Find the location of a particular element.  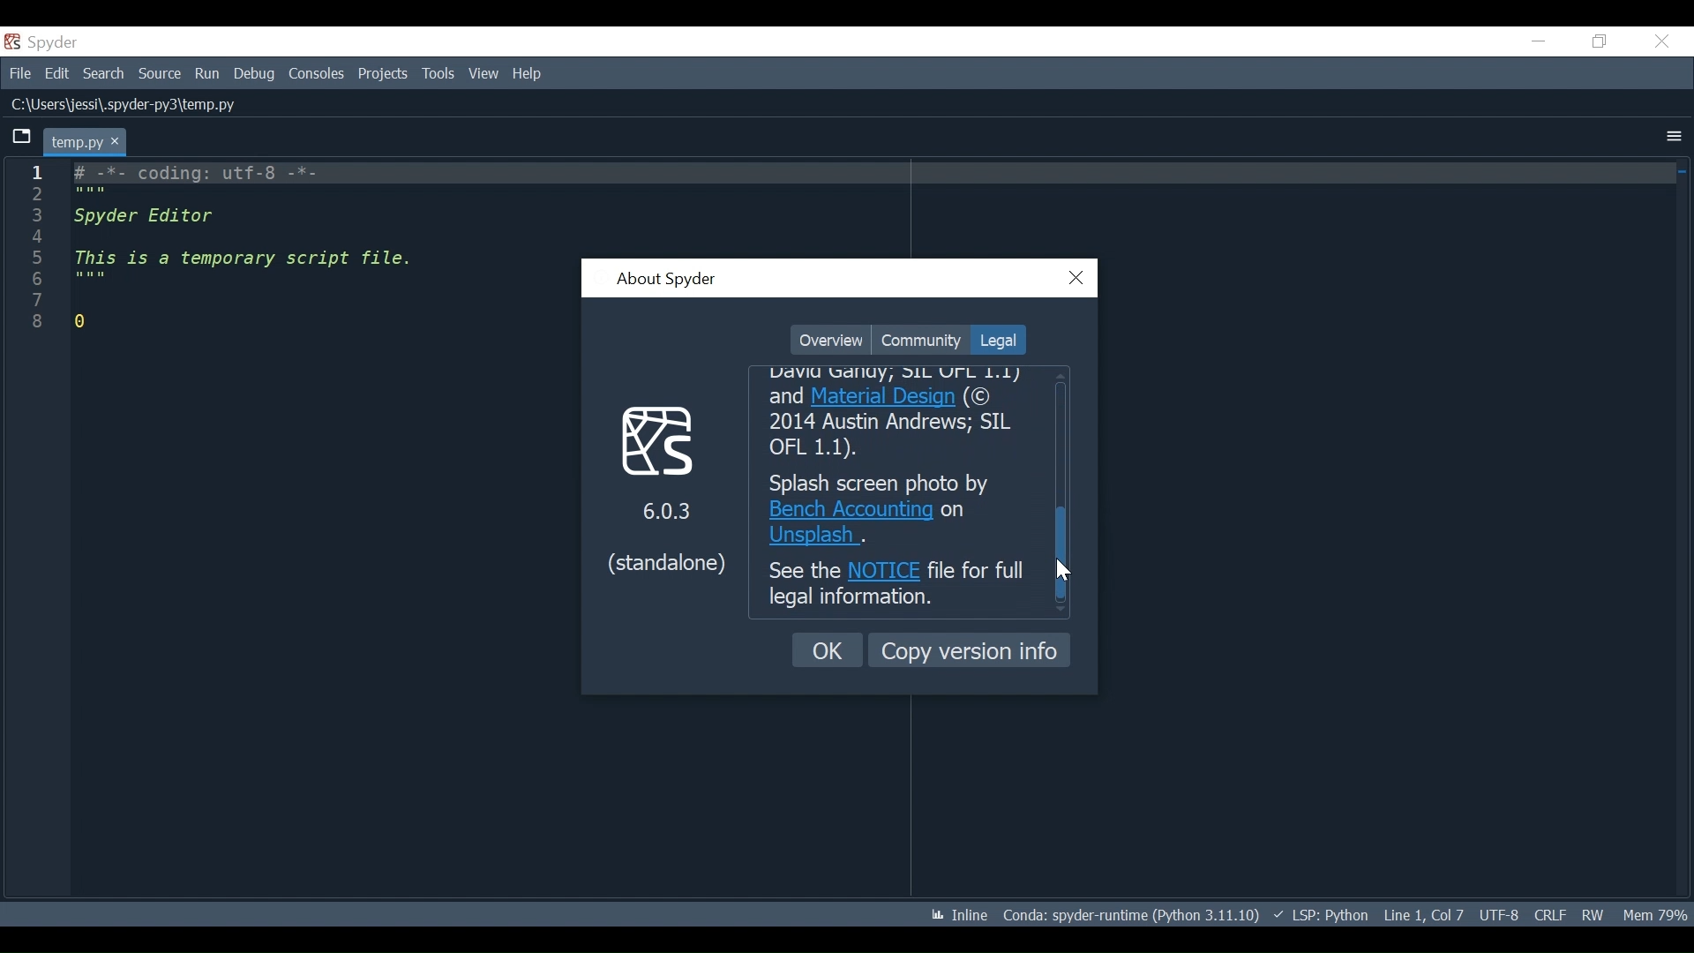

Overview is located at coordinates (830, 341).